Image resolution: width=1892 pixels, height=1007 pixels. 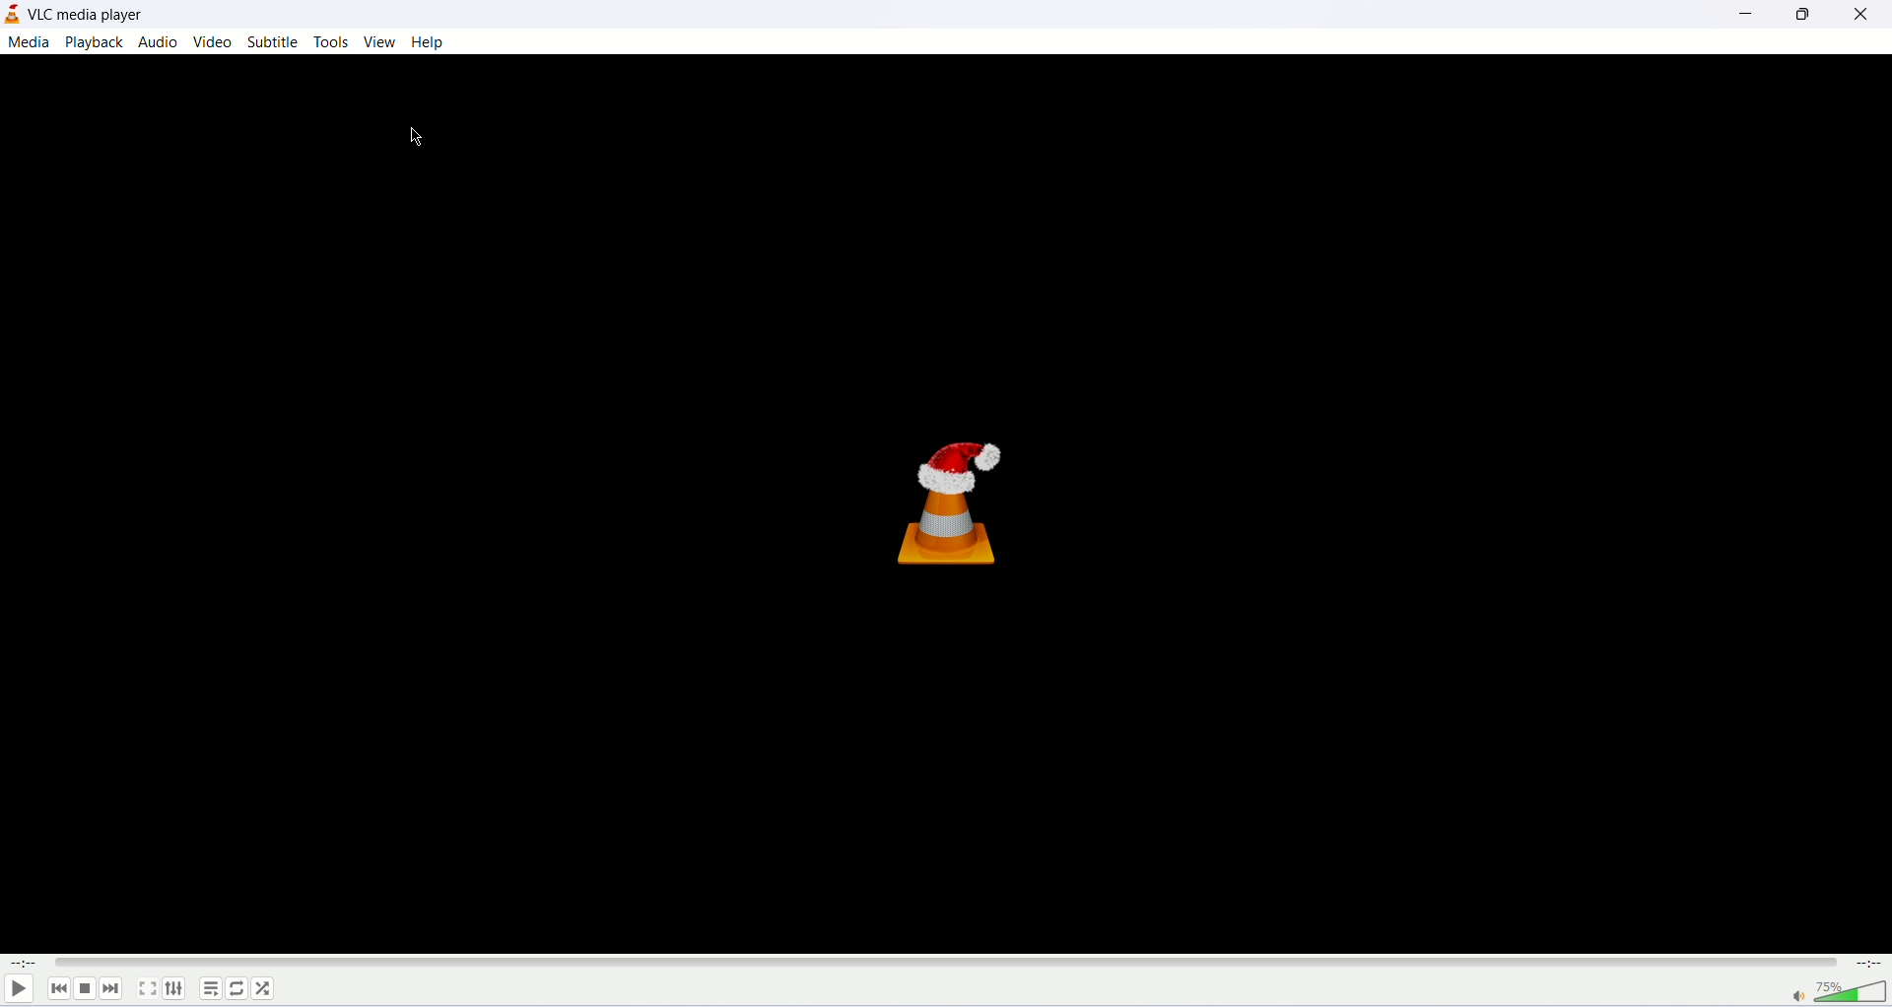 I want to click on media, so click(x=31, y=43).